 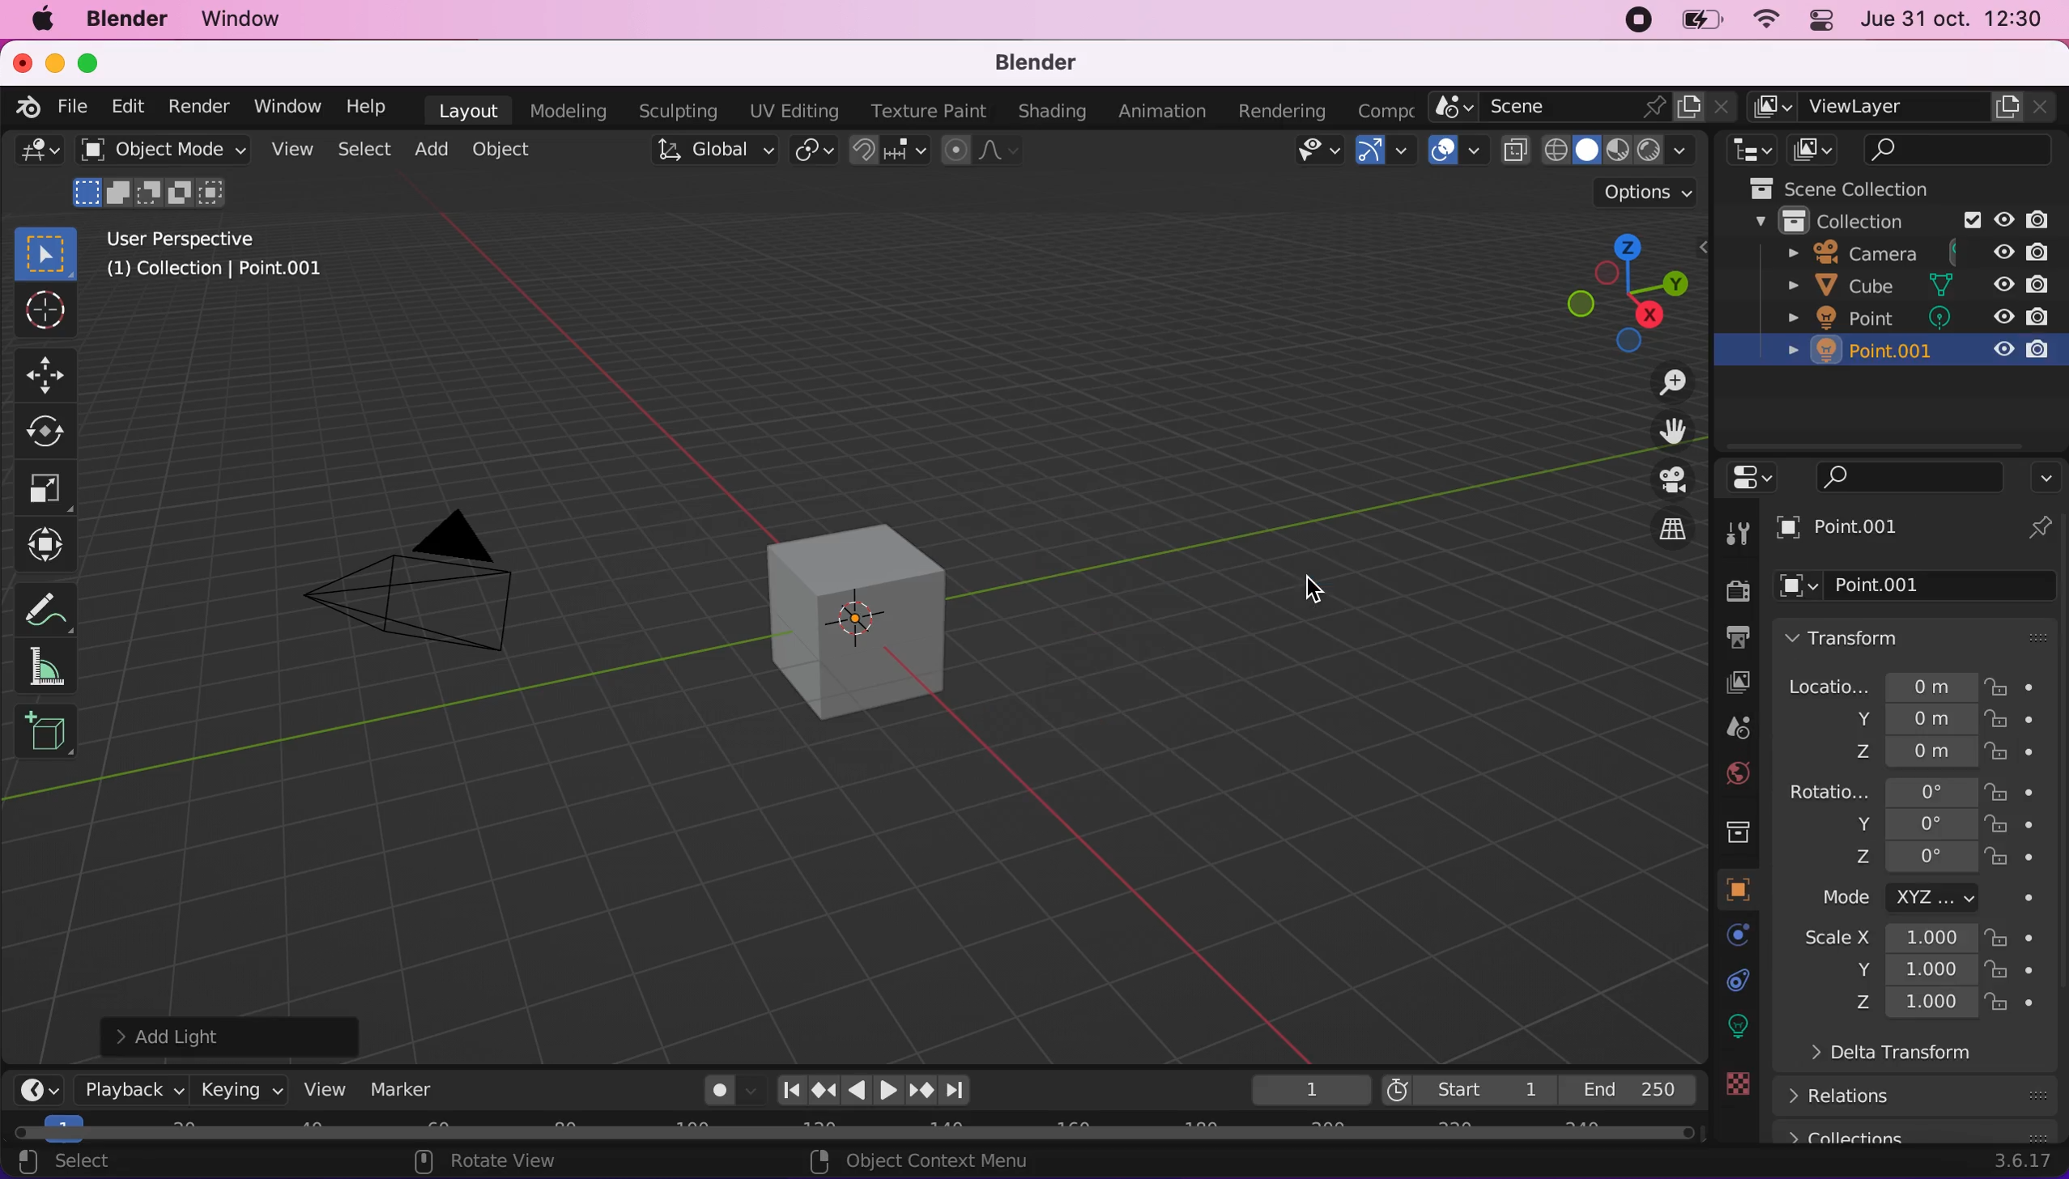 What do you see at coordinates (1923, 1092) in the screenshot?
I see `relations` at bounding box center [1923, 1092].